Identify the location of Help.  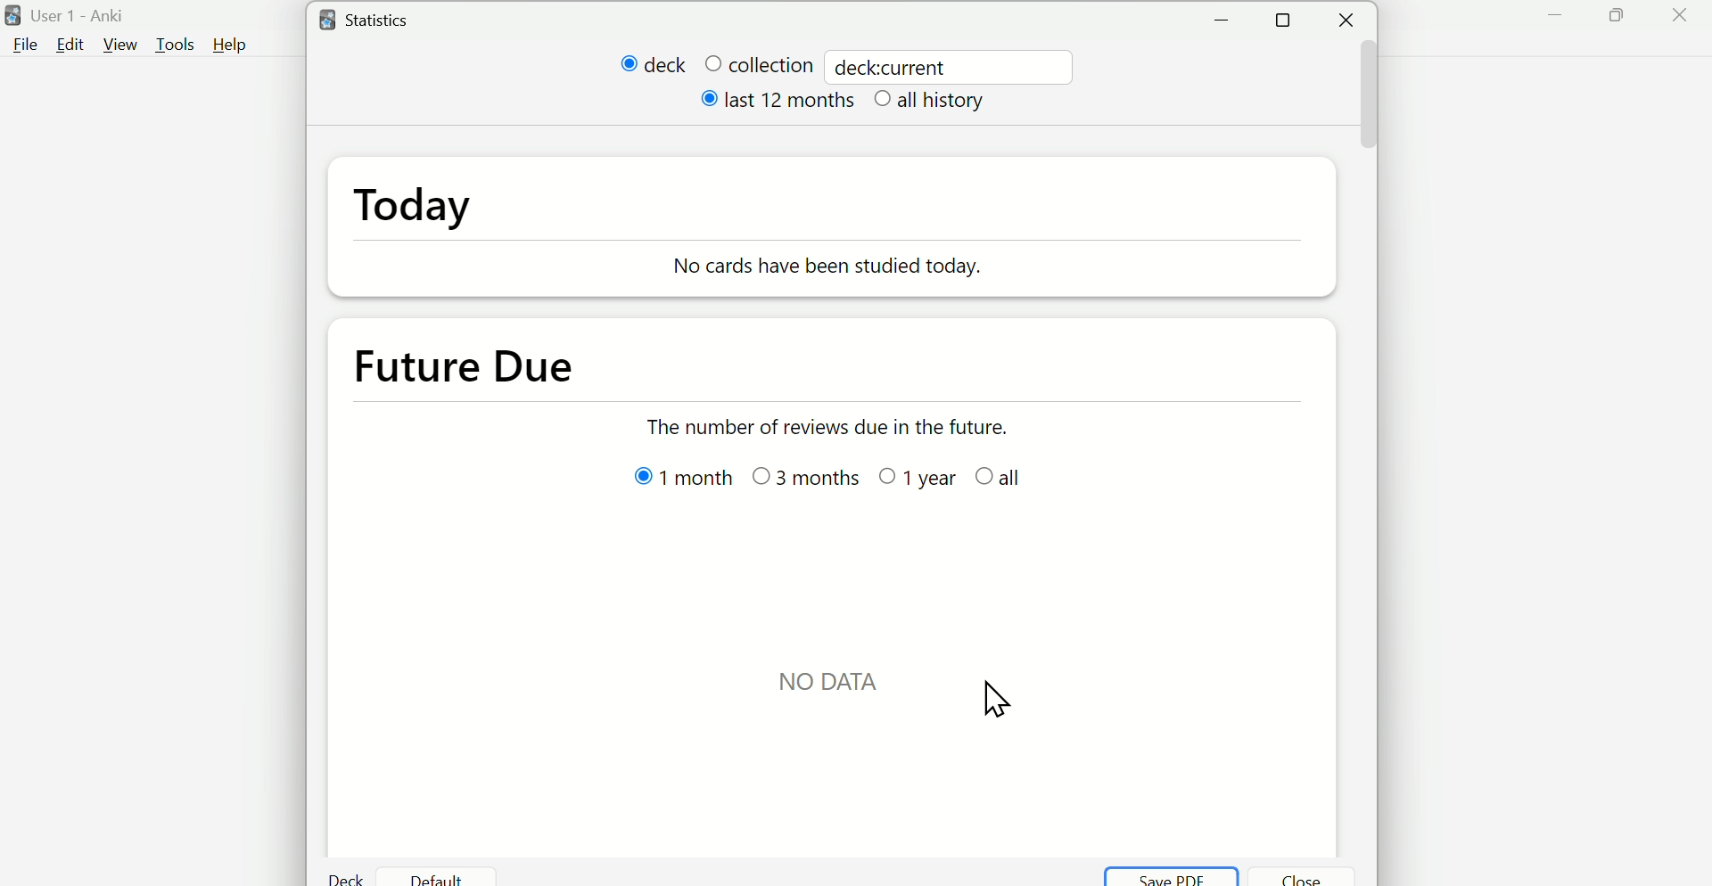
(230, 45).